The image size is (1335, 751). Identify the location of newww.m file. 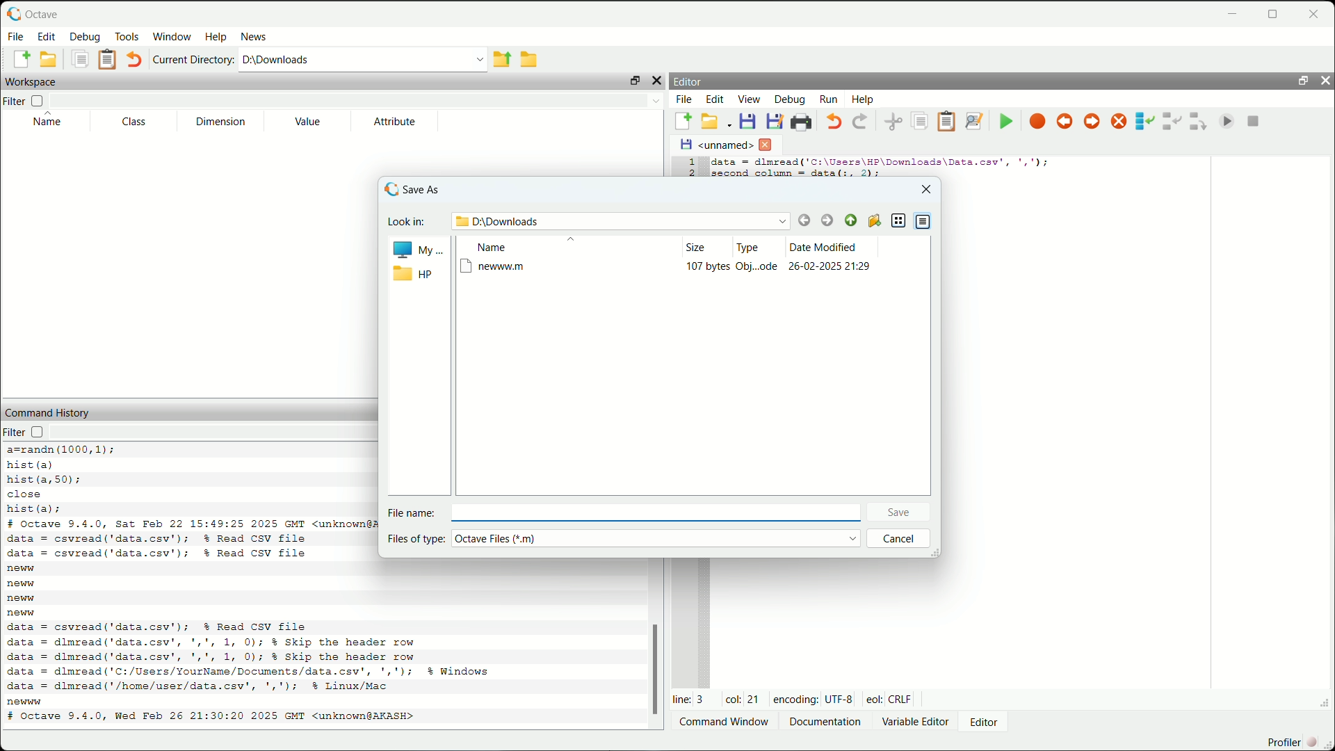
(684, 268).